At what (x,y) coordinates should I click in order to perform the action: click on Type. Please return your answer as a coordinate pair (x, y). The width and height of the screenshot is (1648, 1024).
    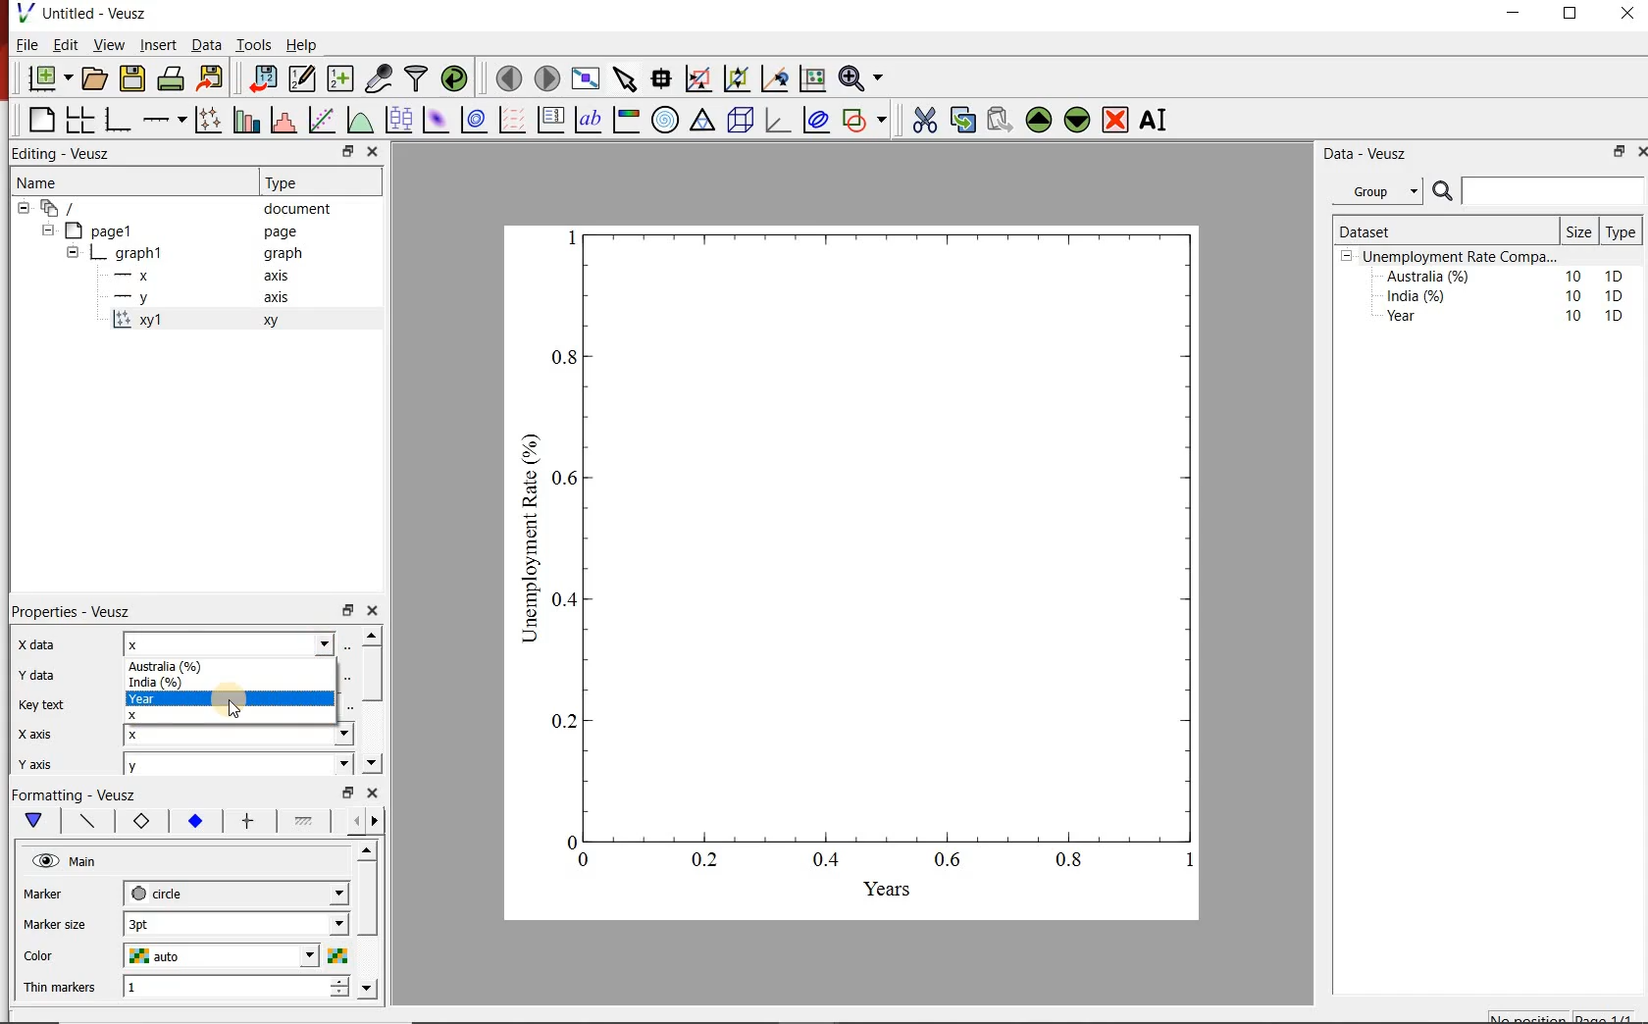
    Looking at the image, I should click on (1620, 232).